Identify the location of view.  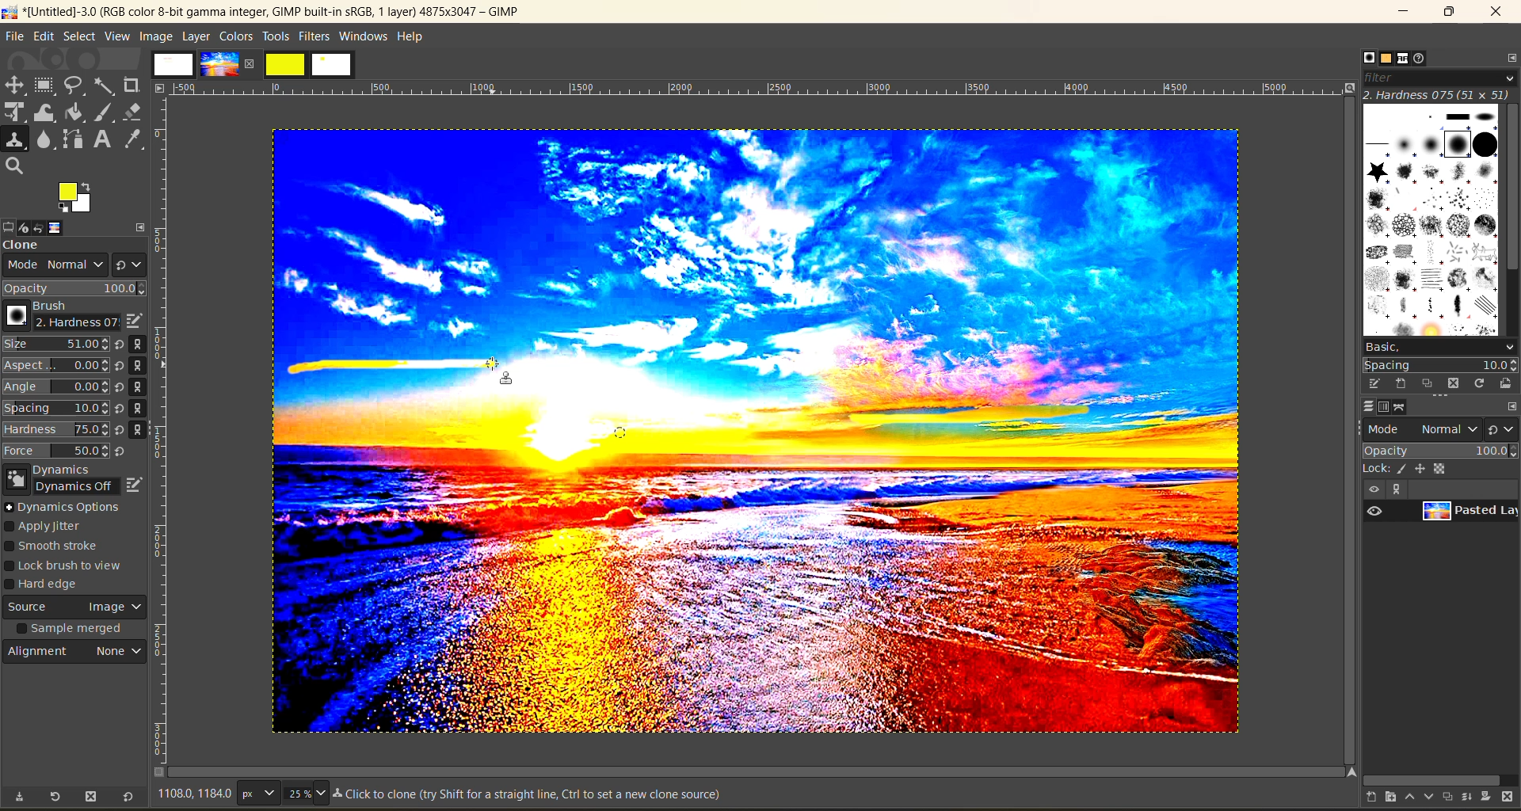
(117, 36).